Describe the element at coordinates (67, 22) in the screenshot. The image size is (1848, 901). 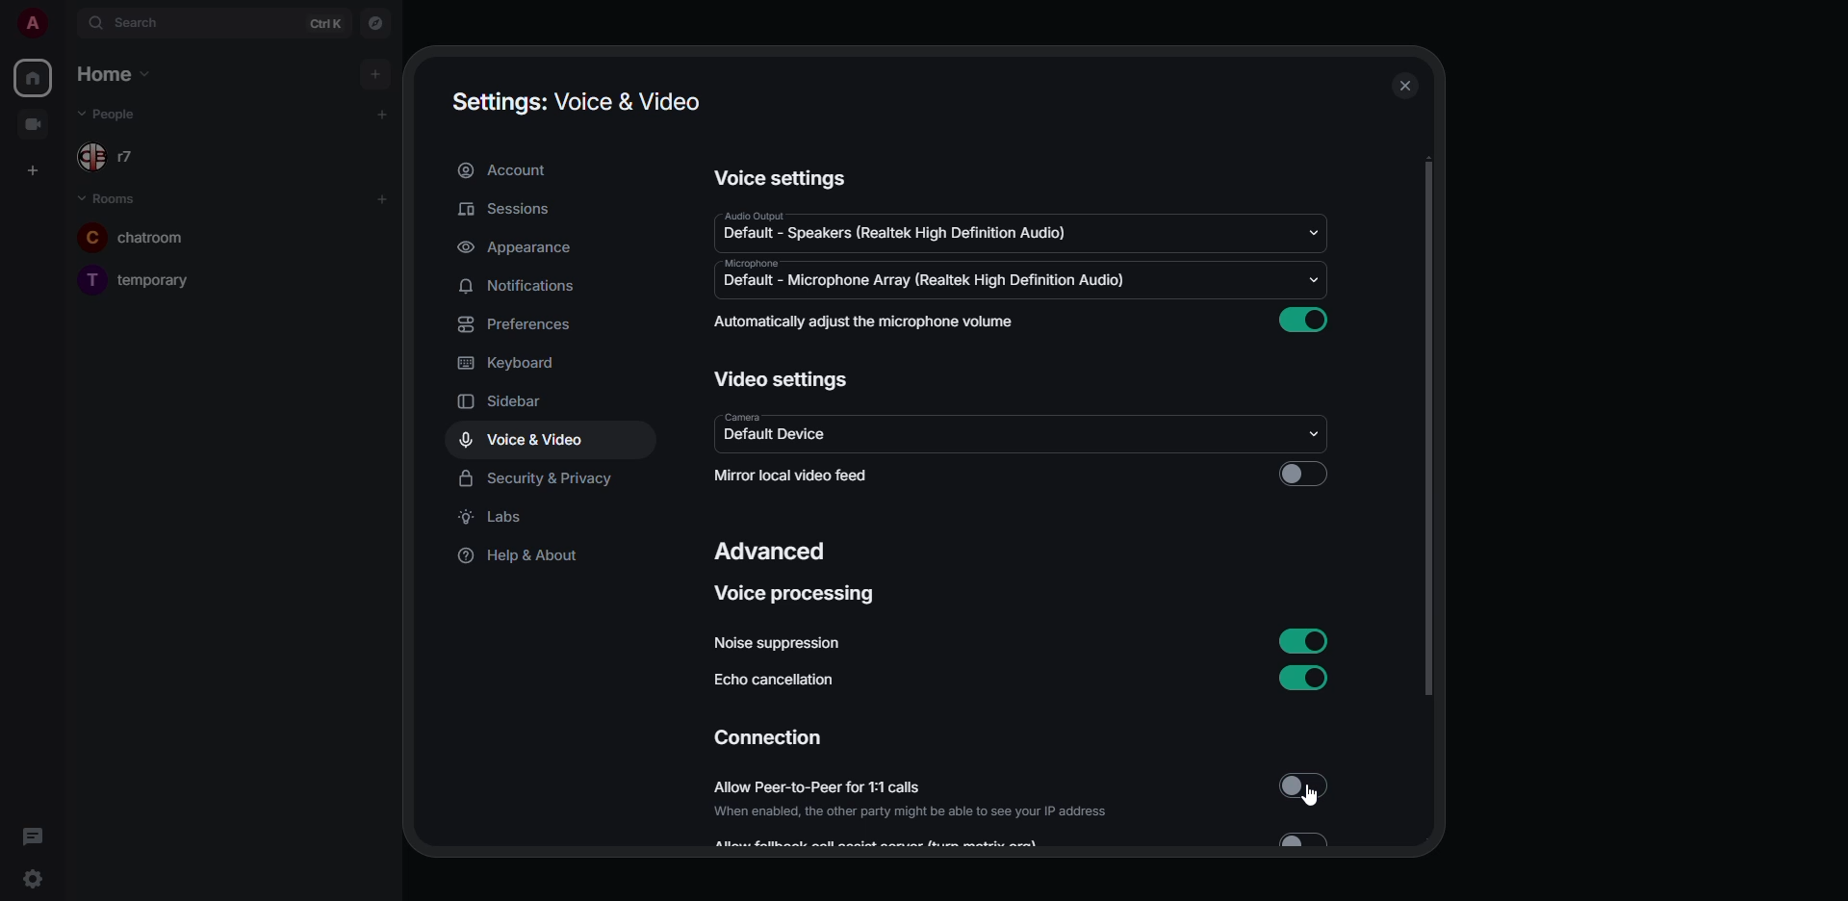
I see `expand` at that location.